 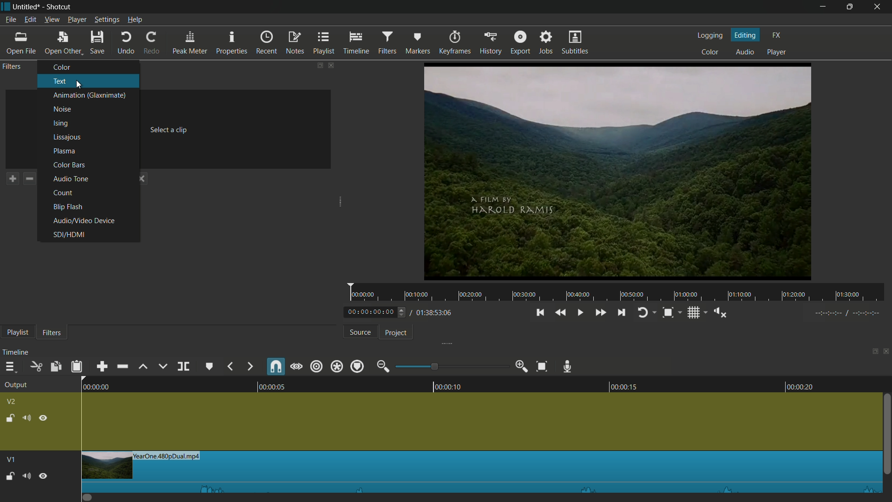 What do you see at coordinates (490, 43) in the screenshot?
I see `history` at bounding box center [490, 43].